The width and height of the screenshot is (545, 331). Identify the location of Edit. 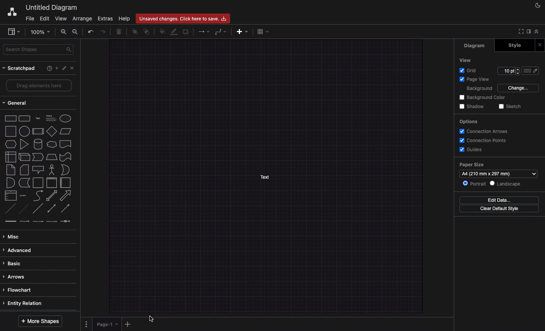
(45, 18).